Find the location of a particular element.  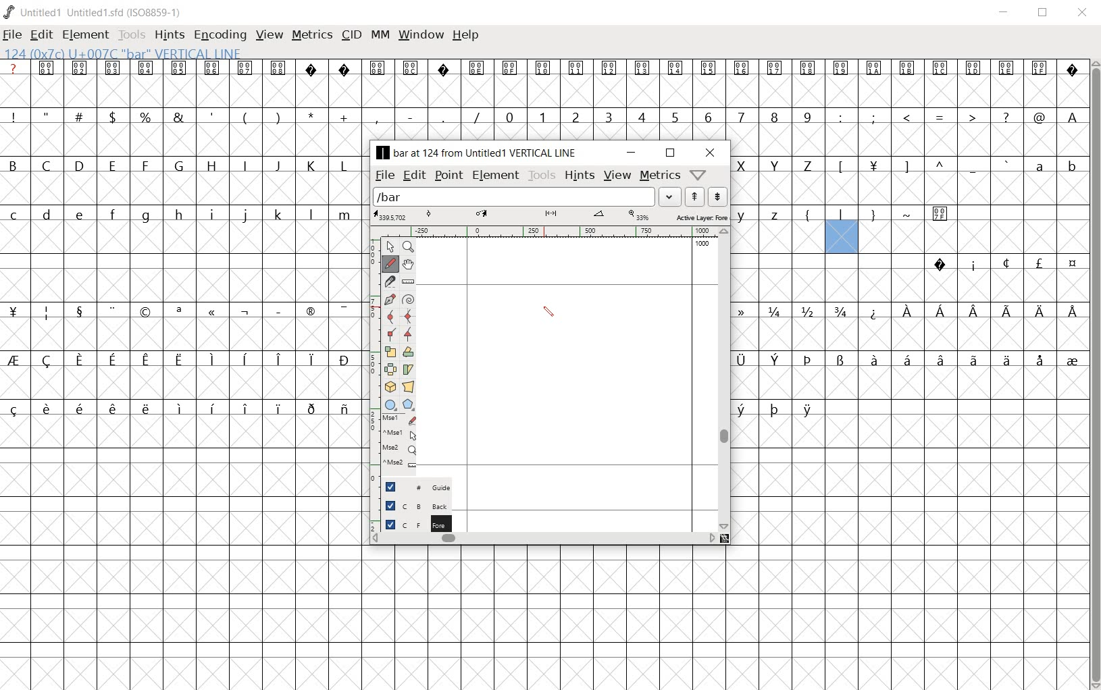

add a curve point always either horizontal or vertical is located at coordinates (407, 315).